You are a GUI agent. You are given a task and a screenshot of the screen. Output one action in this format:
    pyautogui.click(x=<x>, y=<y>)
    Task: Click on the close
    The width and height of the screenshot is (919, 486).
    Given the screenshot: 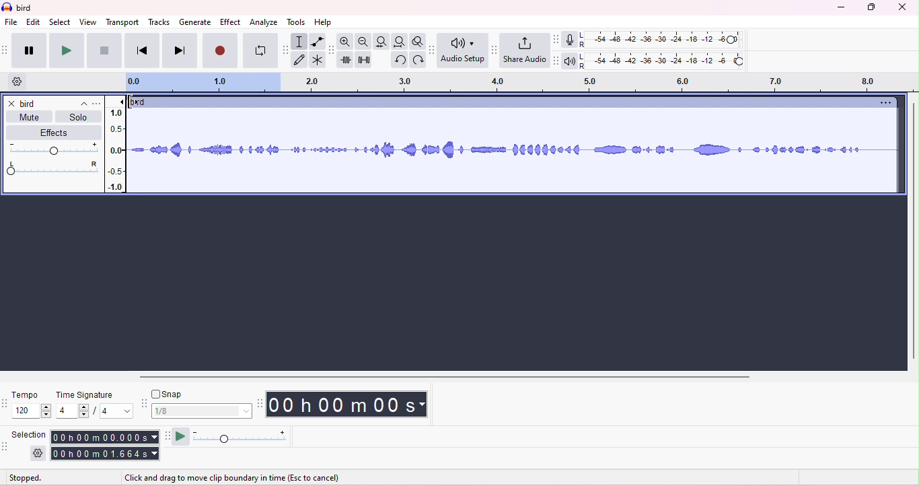 What is the action you would take?
    pyautogui.click(x=903, y=7)
    